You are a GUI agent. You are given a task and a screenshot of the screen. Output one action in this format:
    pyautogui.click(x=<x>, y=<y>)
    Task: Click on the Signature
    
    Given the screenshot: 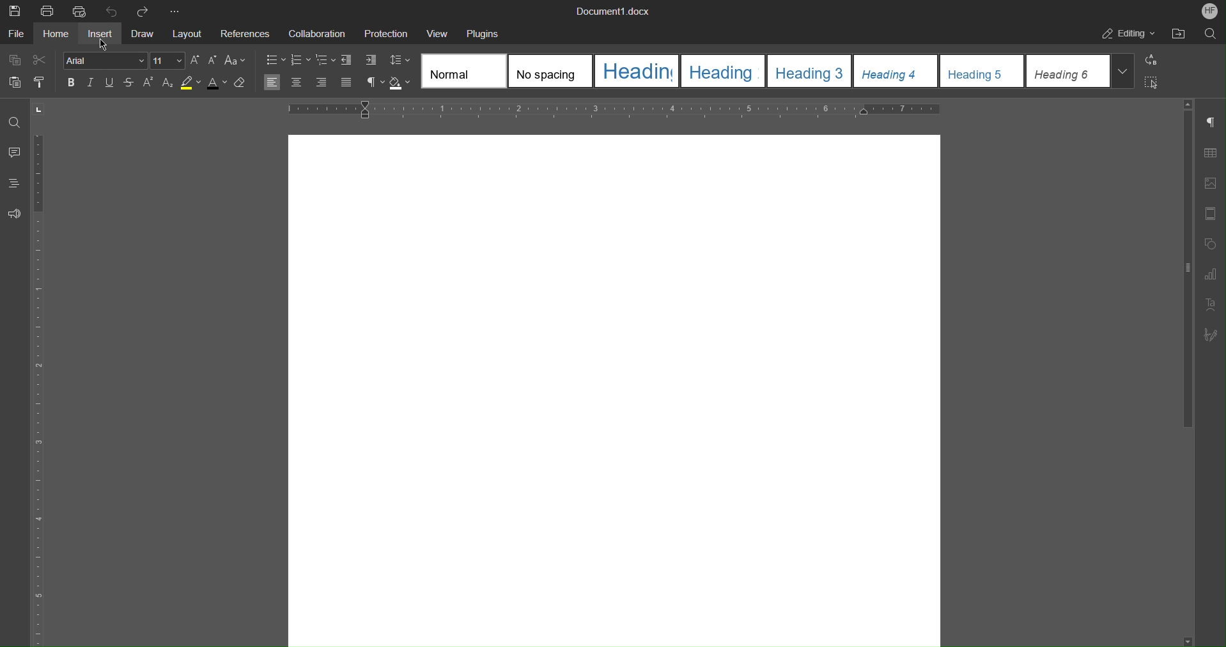 What is the action you would take?
    pyautogui.click(x=1215, y=335)
    